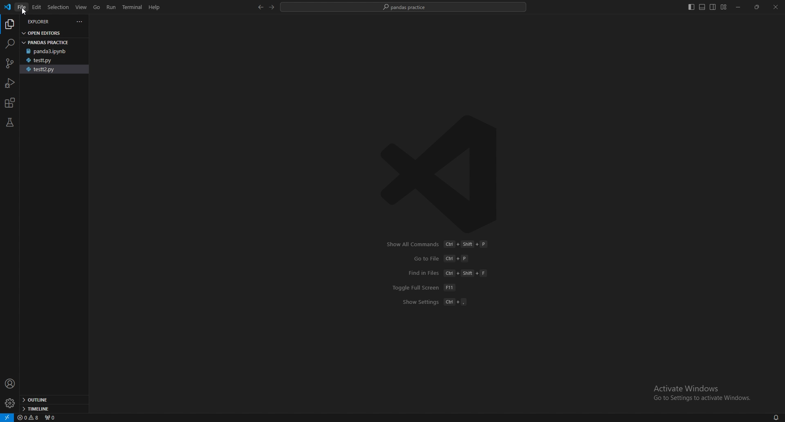 The width and height of the screenshot is (785, 422). I want to click on pandas practice, so click(404, 7).